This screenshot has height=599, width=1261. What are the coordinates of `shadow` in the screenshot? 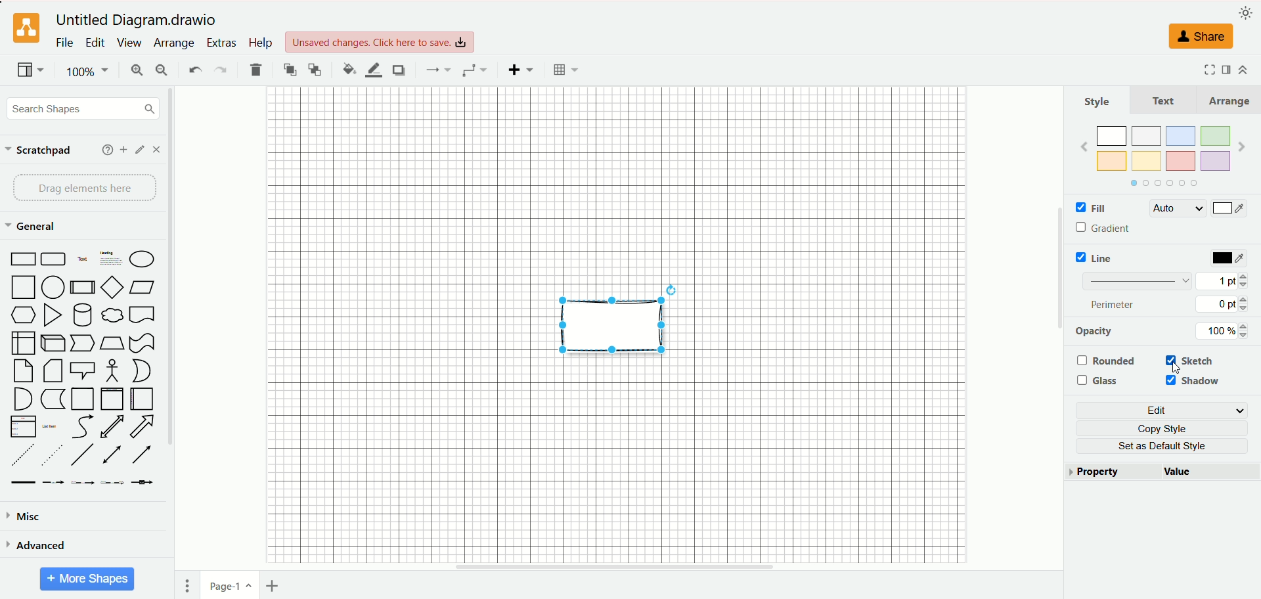 It's located at (1195, 382).